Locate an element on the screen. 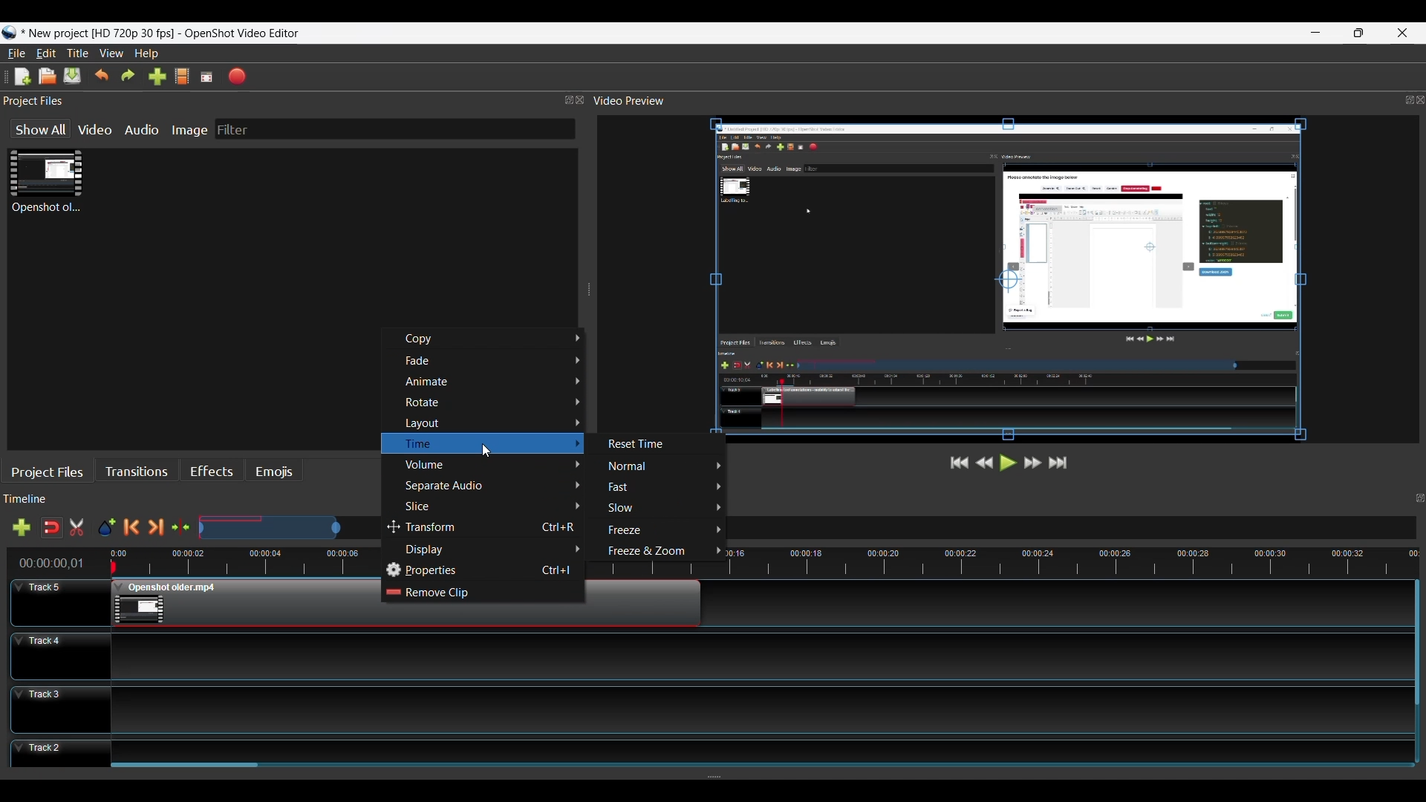  Undo is located at coordinates (102, 76).